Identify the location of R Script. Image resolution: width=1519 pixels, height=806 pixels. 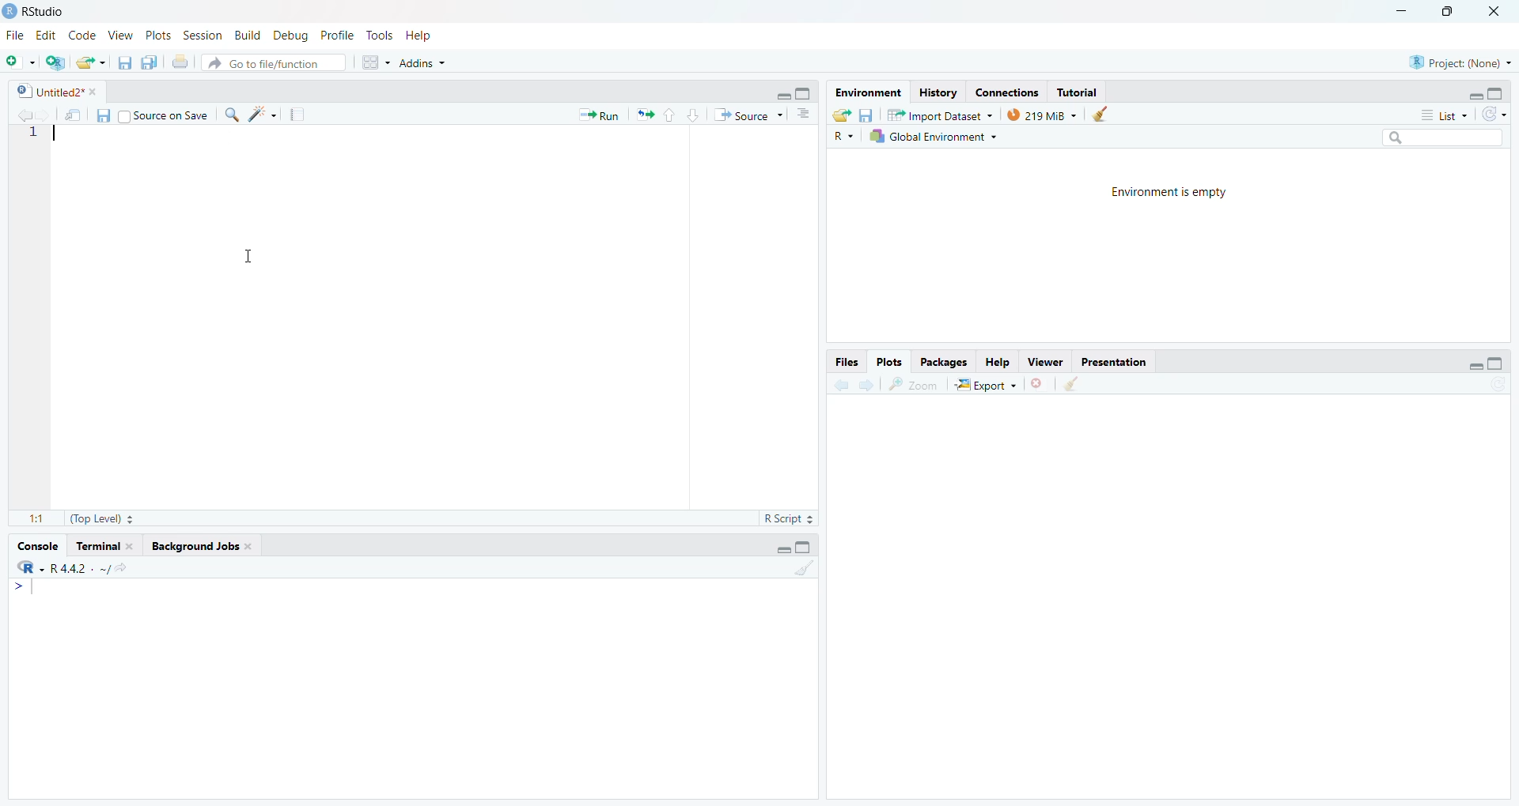
(790, 518).